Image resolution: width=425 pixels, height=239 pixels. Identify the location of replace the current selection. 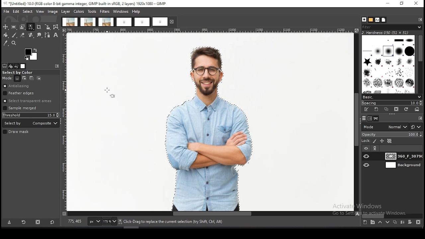
(17, 79).